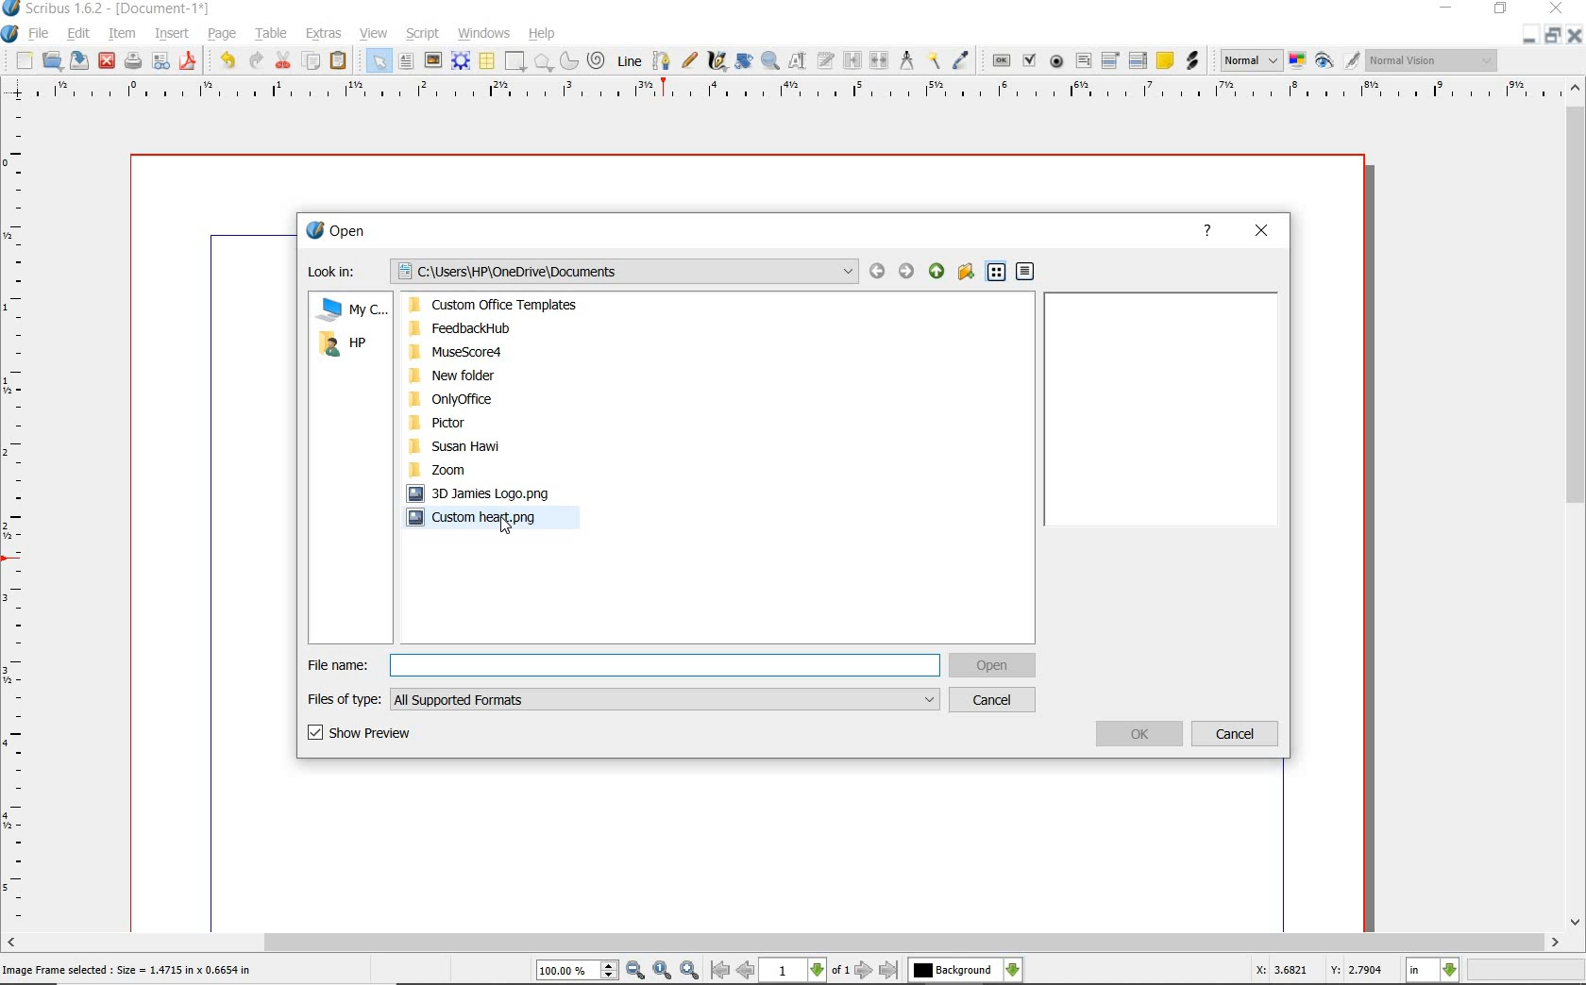 This screenshot has width=1586, height=985. Describe the element at coordinates (890, 970) in the screenshot. I see `go to last page` at that location.